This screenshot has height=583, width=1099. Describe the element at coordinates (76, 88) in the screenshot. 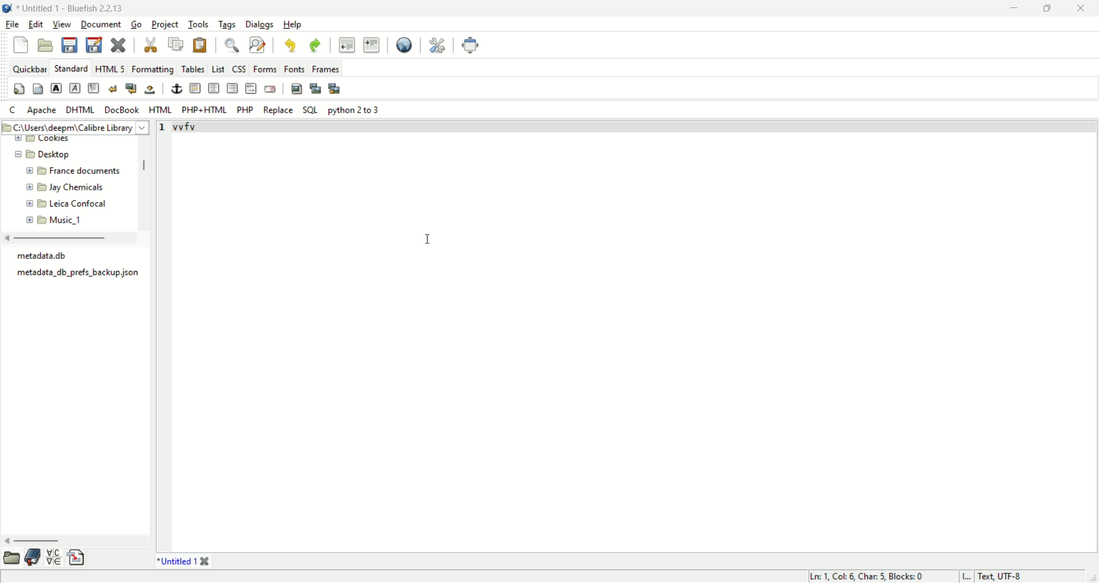

I see `emphasis` at that location.